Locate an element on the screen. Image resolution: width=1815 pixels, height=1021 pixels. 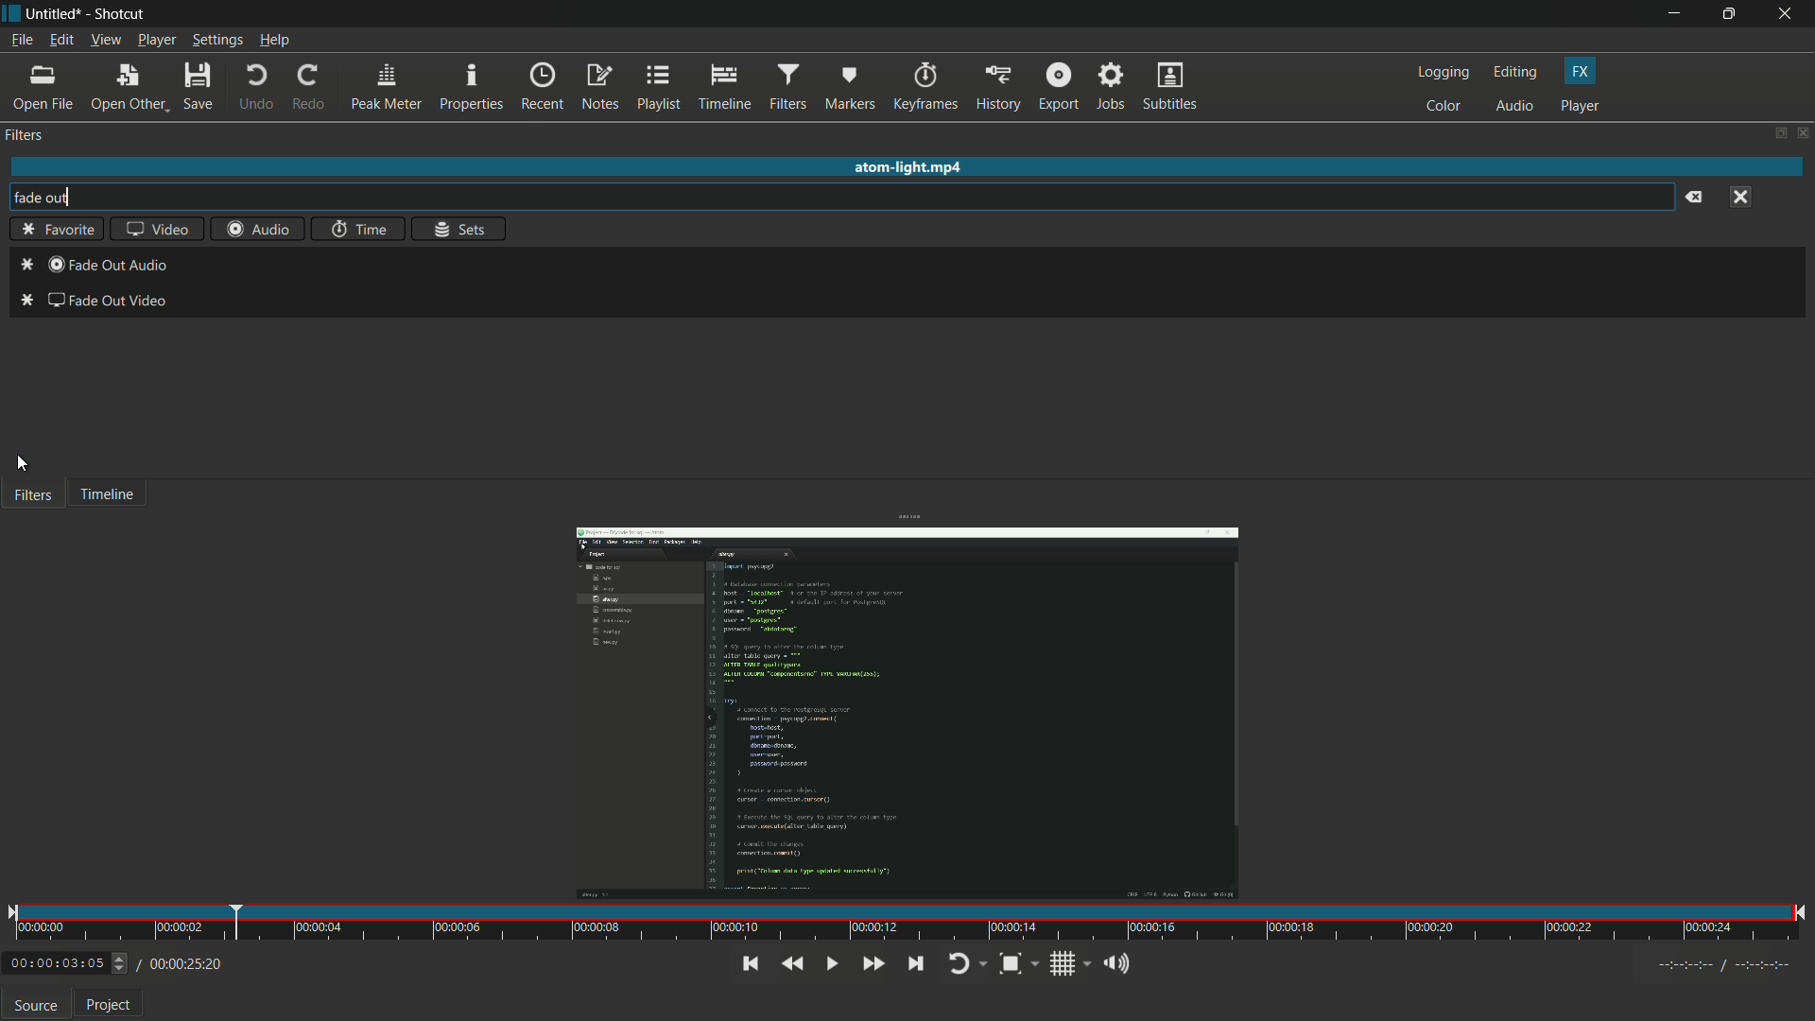
video is located at coordinates (152, 232).